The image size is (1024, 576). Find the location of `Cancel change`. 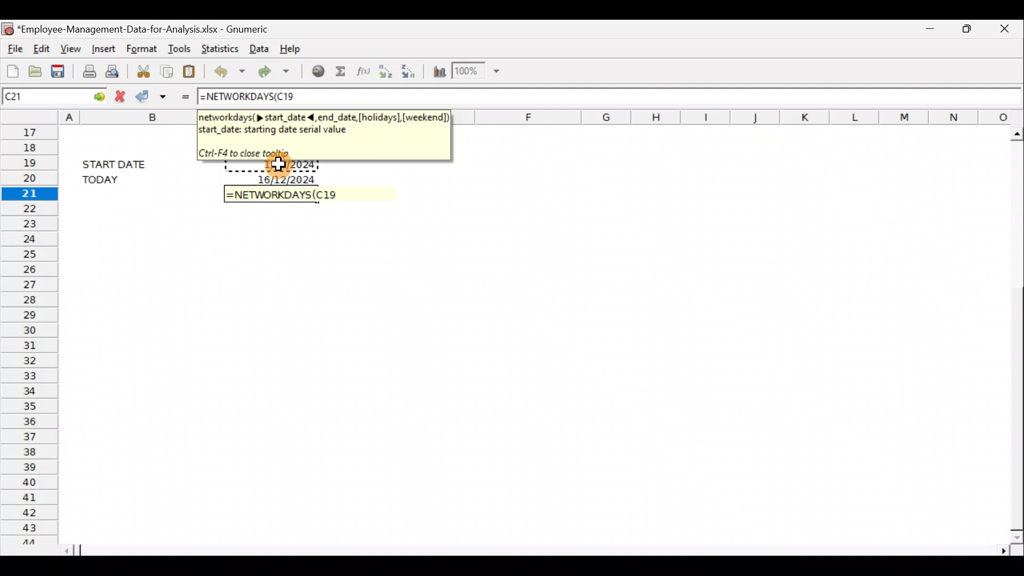

Cancel change is located at coordinates (119, 95).